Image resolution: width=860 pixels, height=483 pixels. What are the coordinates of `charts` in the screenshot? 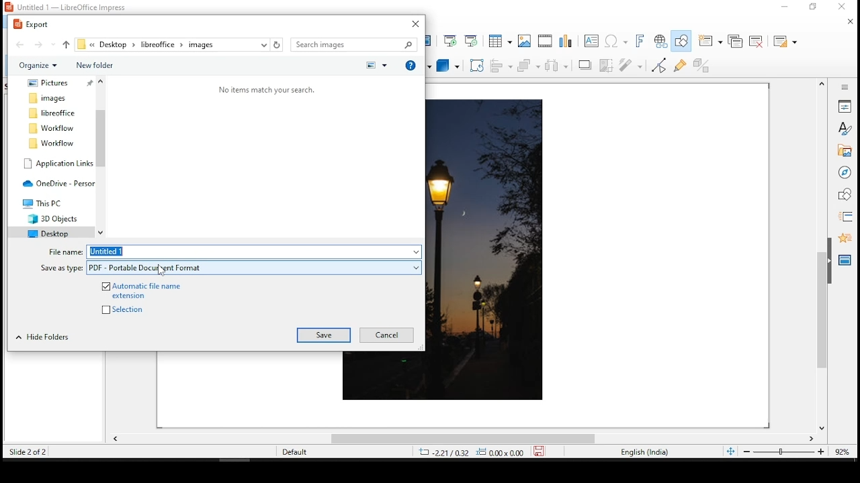 It's located at (569, 40).